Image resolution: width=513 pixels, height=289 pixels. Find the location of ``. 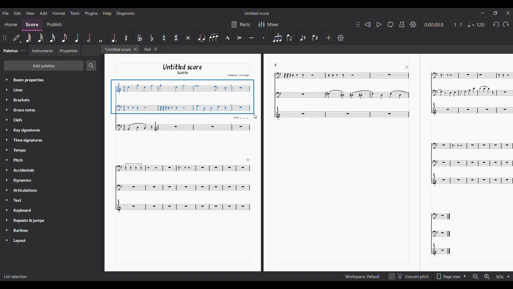

 is located at coordinates (471, 180).